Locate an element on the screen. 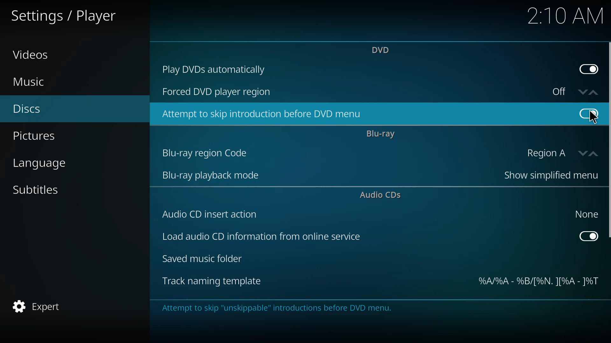  show simplified menu is located at coordinates (547, 174).